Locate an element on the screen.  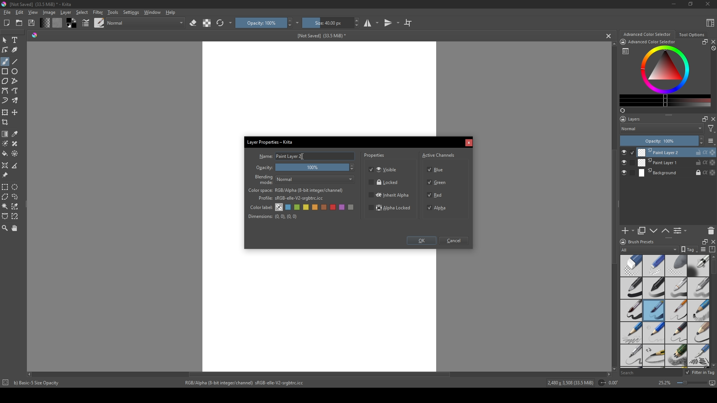
icon is located at coordinates (5, 383).